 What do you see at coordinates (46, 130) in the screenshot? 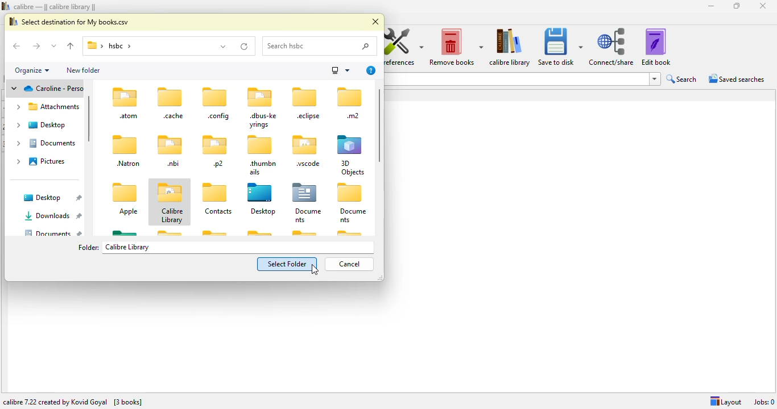
I see `folders` at bounding box center [46, 130].